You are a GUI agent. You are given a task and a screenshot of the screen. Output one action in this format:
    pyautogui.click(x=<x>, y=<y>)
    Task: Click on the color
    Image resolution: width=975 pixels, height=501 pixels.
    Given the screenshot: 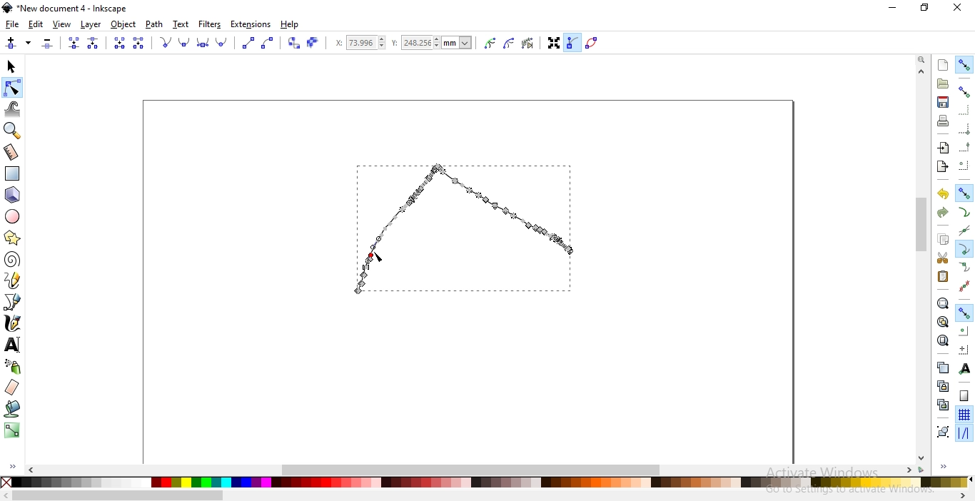 What is the action you would take?
    pyautogui.click(x=490, y=484)
    